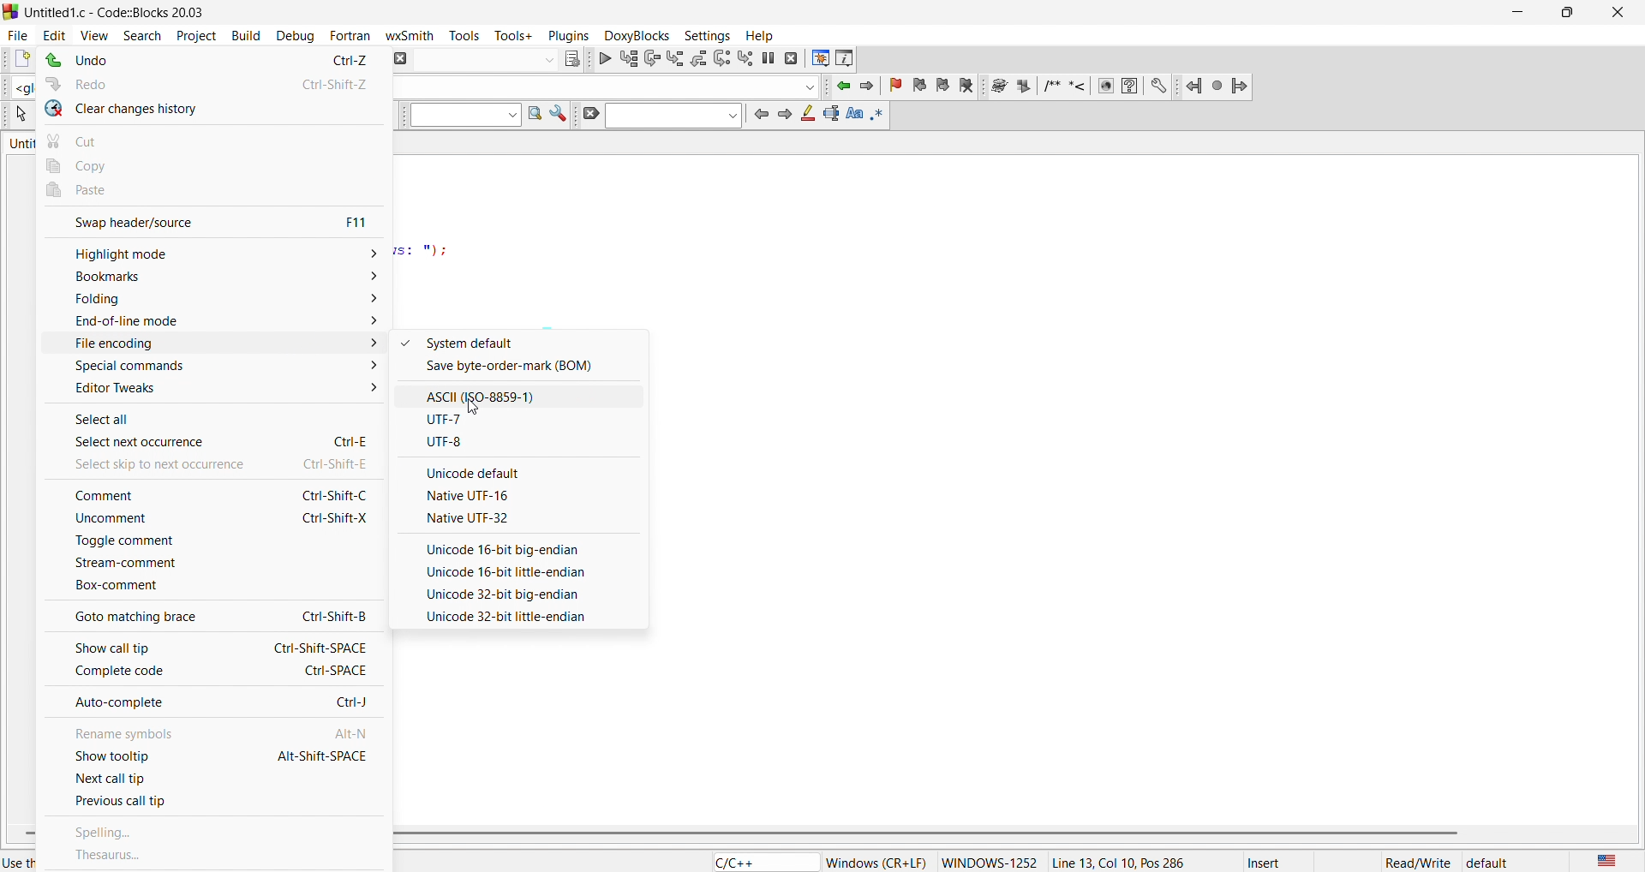 The image size is (1645, 872). What do you see at coordinates (635, 37) in the screenshot?
I see `doxyblocks` at bounding box center [635, 37].